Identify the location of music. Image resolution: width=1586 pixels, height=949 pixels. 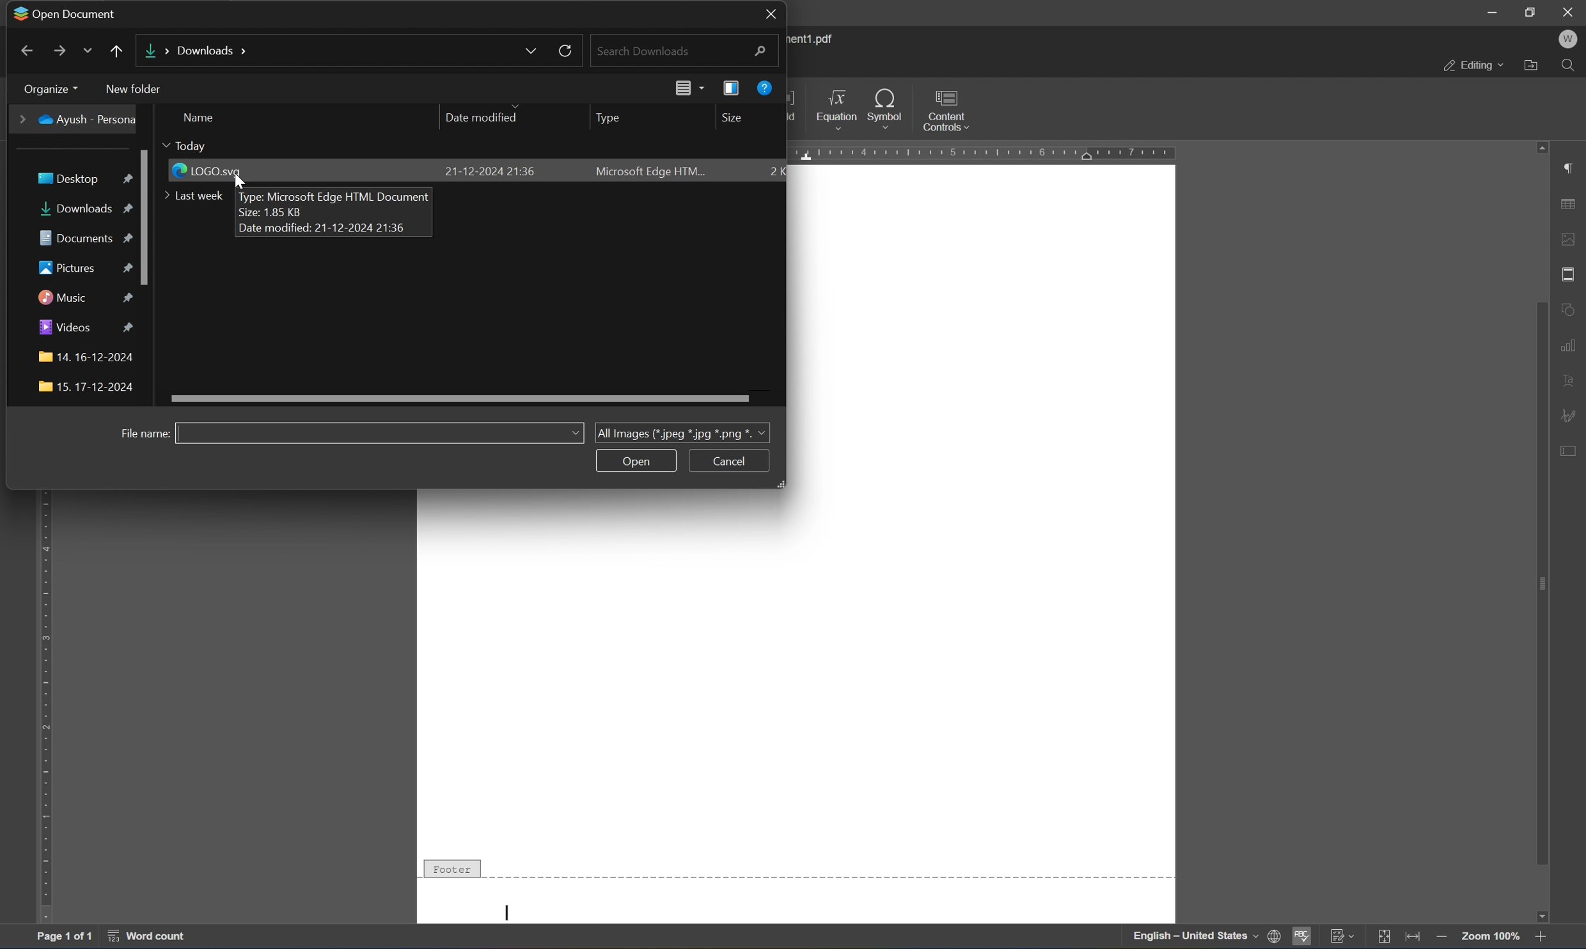
(83, 297).